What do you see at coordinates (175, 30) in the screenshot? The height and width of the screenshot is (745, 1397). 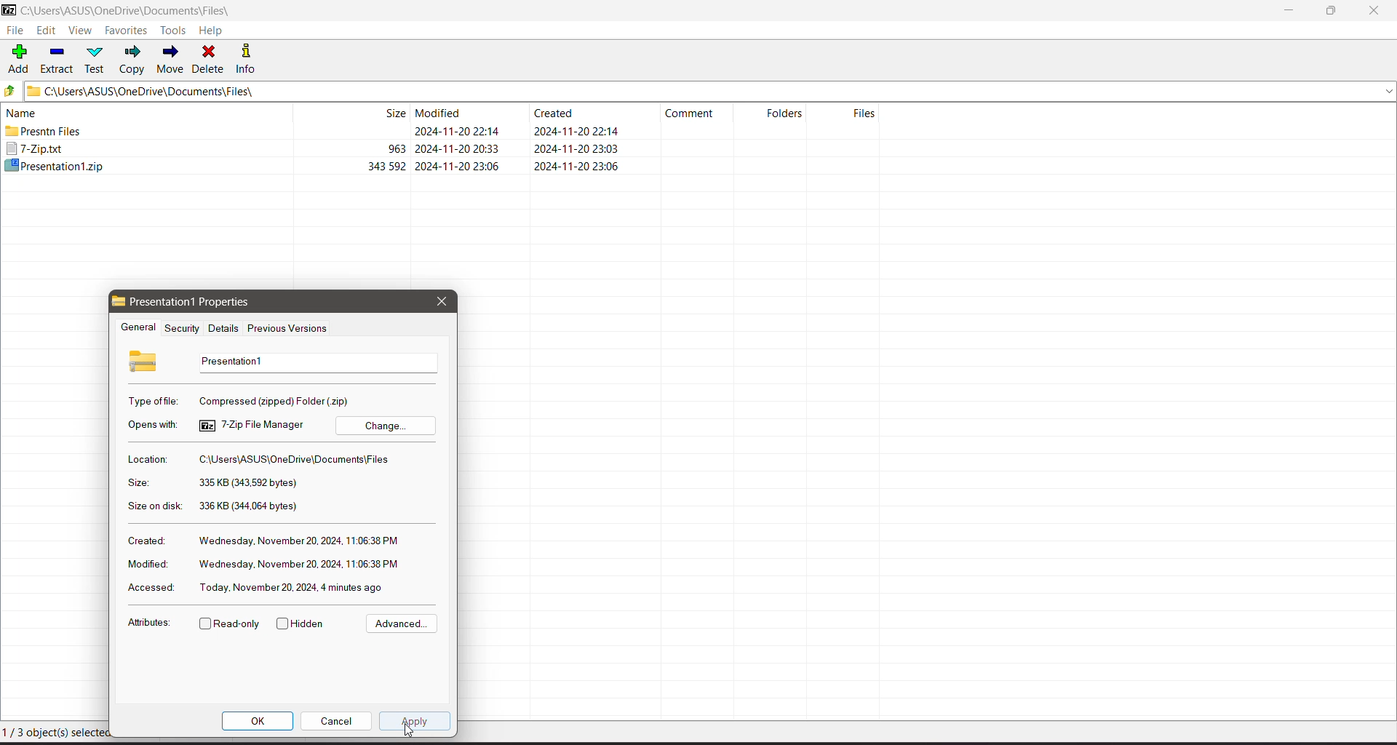 I see `Tools` at bounding box center [175, 30].